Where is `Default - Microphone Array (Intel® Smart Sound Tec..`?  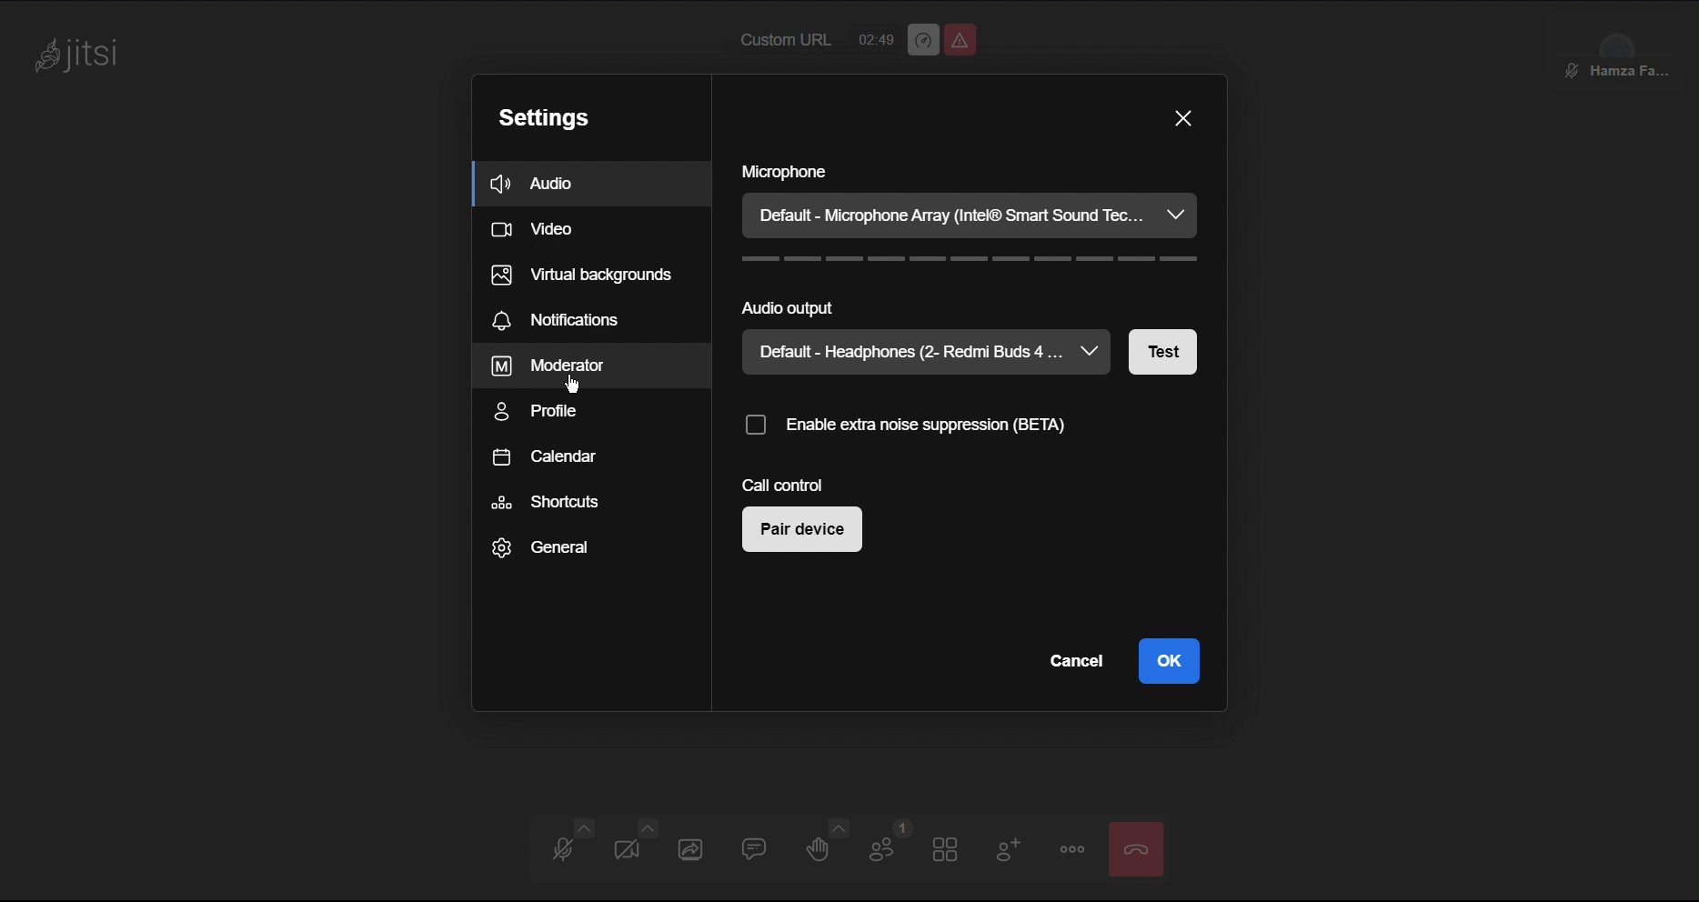 Default - Microphone Array (Intel® Smart Sound Tec.. is located at coordinates (968, 217).